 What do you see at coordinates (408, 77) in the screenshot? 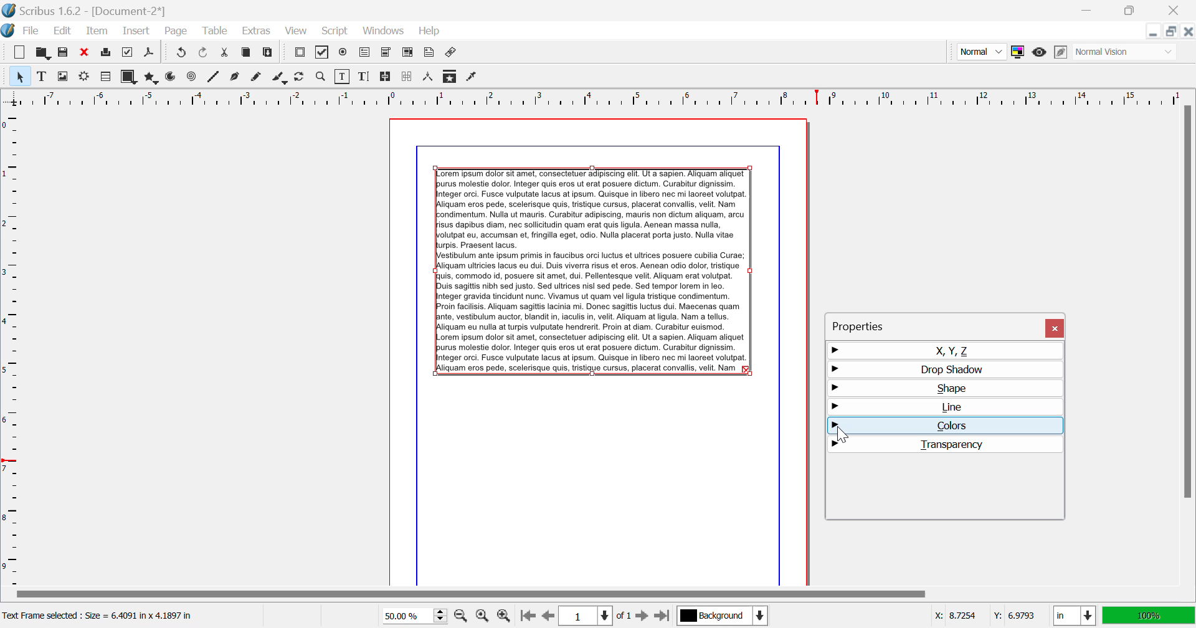
I see `Delink Frames` at bounding box center [408, 77].